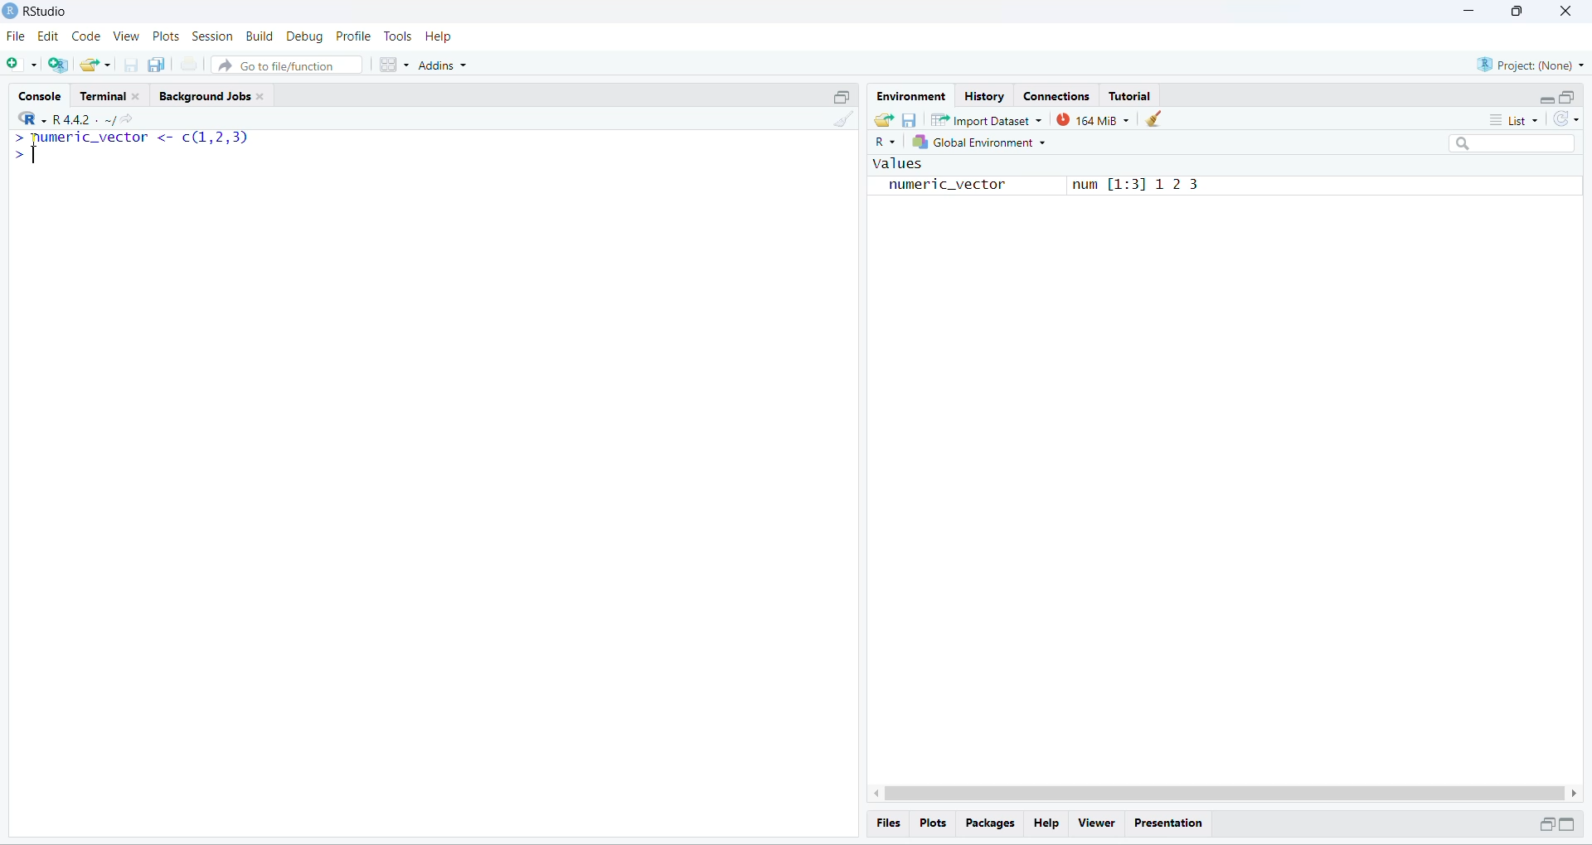 The width and height of the screenshot is (1592, 845). I want to click on numeric_vector, so click(937, 186).